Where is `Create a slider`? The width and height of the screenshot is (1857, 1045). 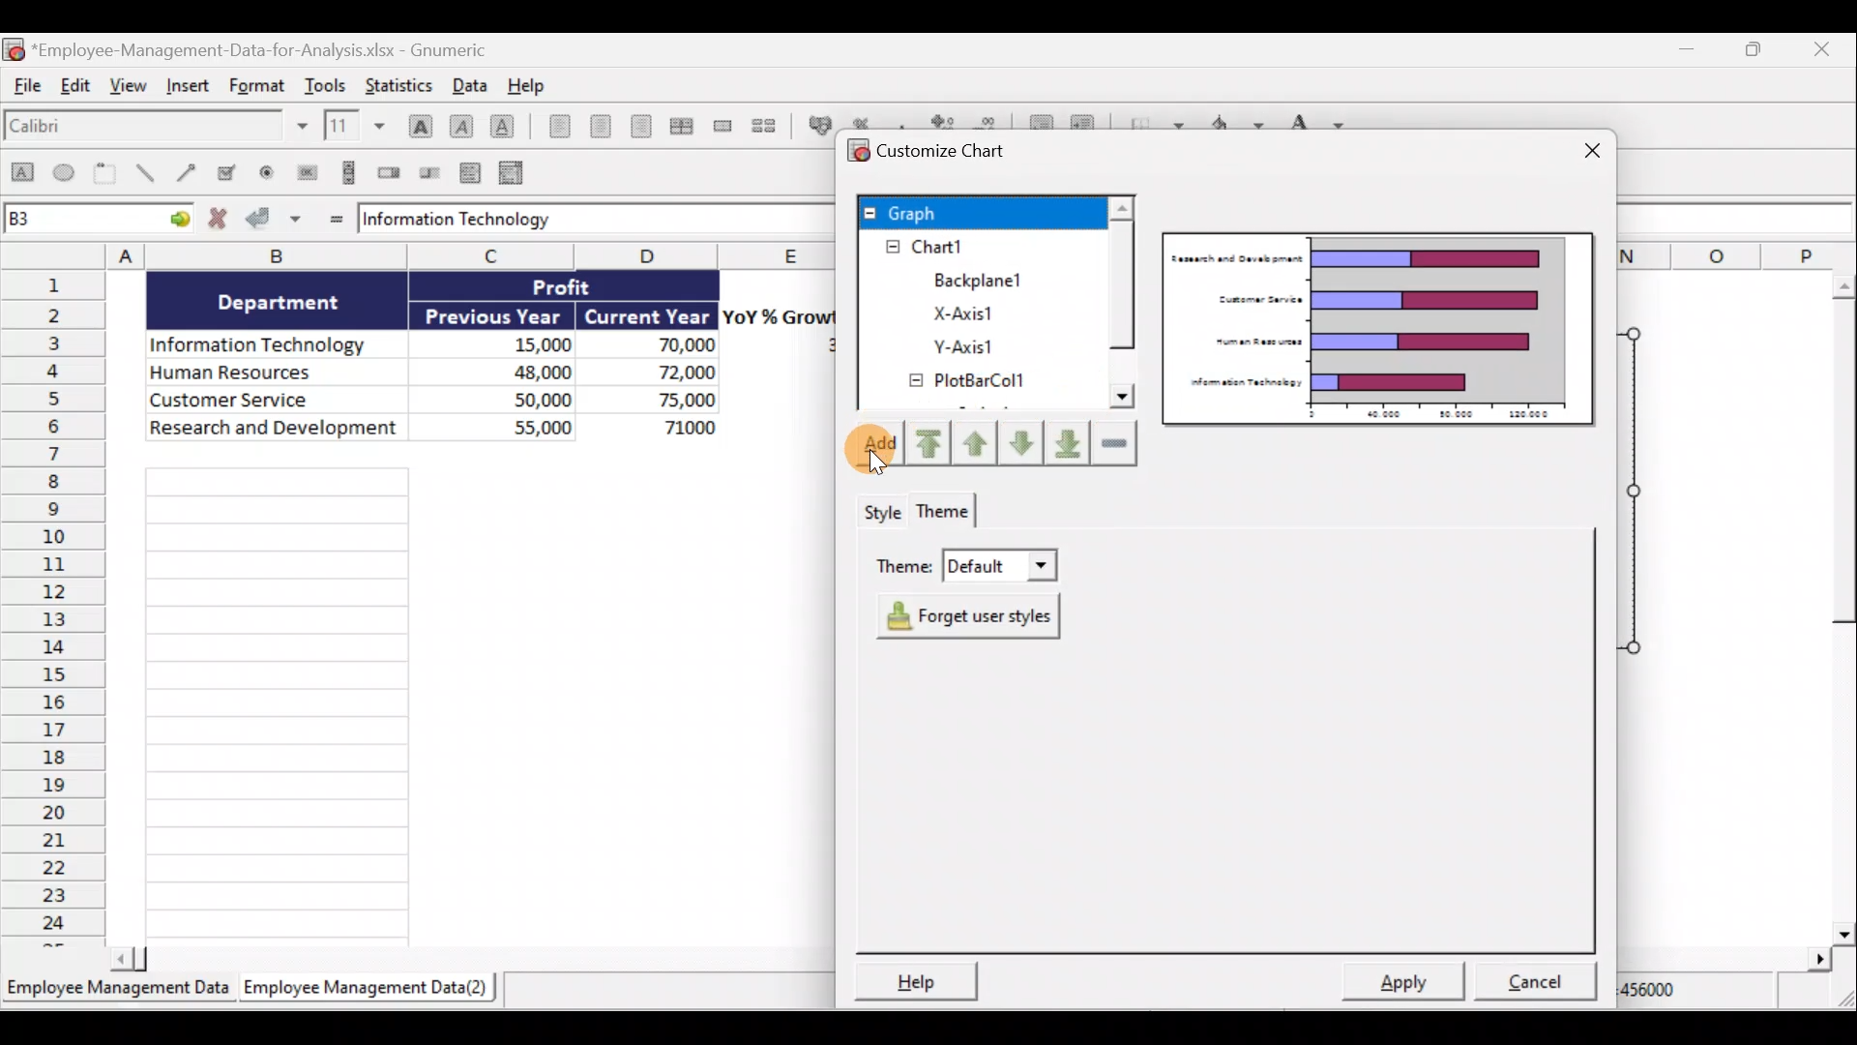
Create a slider is located at coordinates (427, 174).